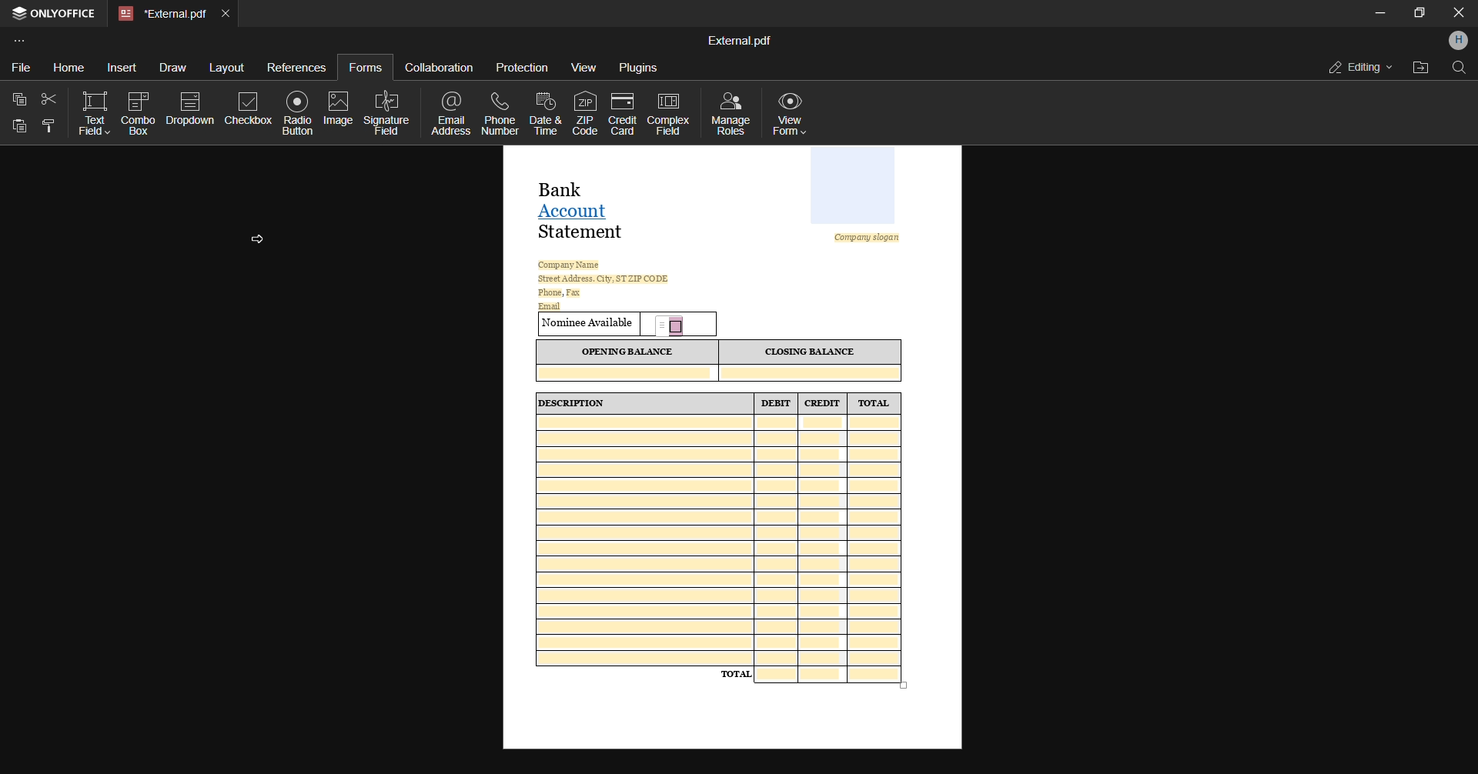 The image size is (1478, 774). What do you see at coordinates (731, 112) in the screenshot?
I see `manage roles` at bounding box center [731, 112].